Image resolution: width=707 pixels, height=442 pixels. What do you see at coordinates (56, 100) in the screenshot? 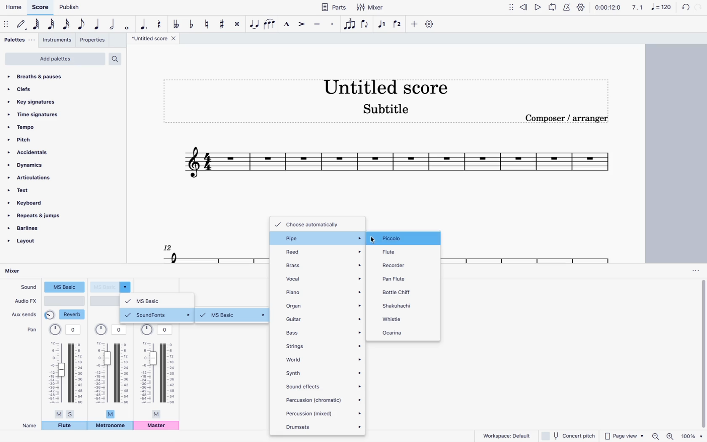
I see `key signatures` at bounding box center [56, 100].